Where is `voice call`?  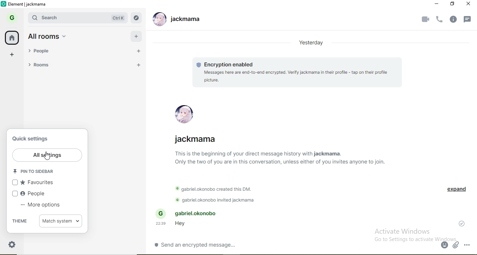 voice call is located at coordinates (440, 20).